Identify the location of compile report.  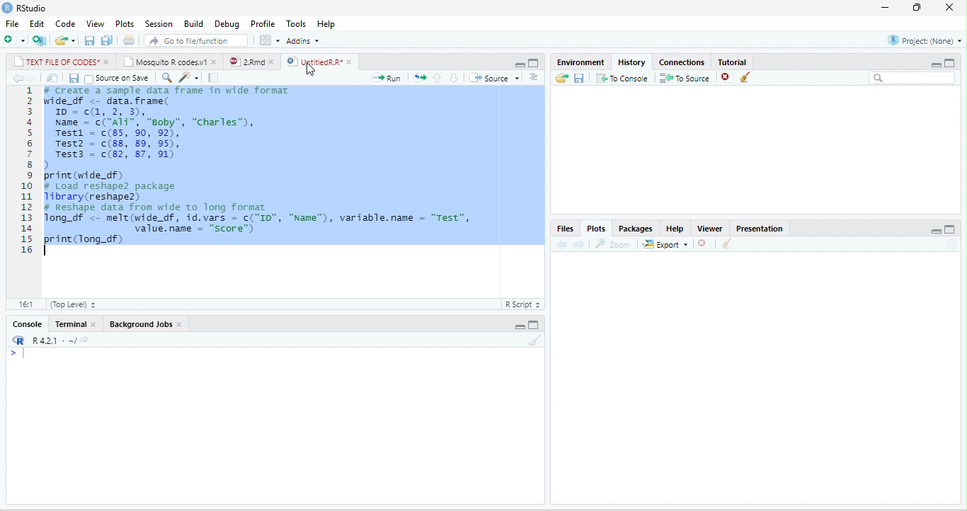
(213, 77).